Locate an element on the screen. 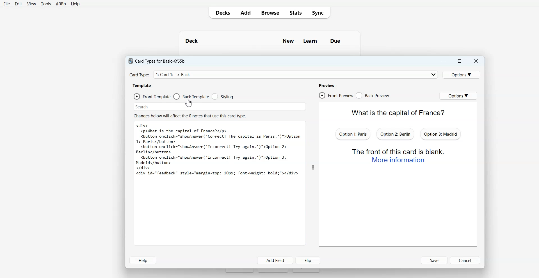  Back Template is located at coordinates (191, 96).